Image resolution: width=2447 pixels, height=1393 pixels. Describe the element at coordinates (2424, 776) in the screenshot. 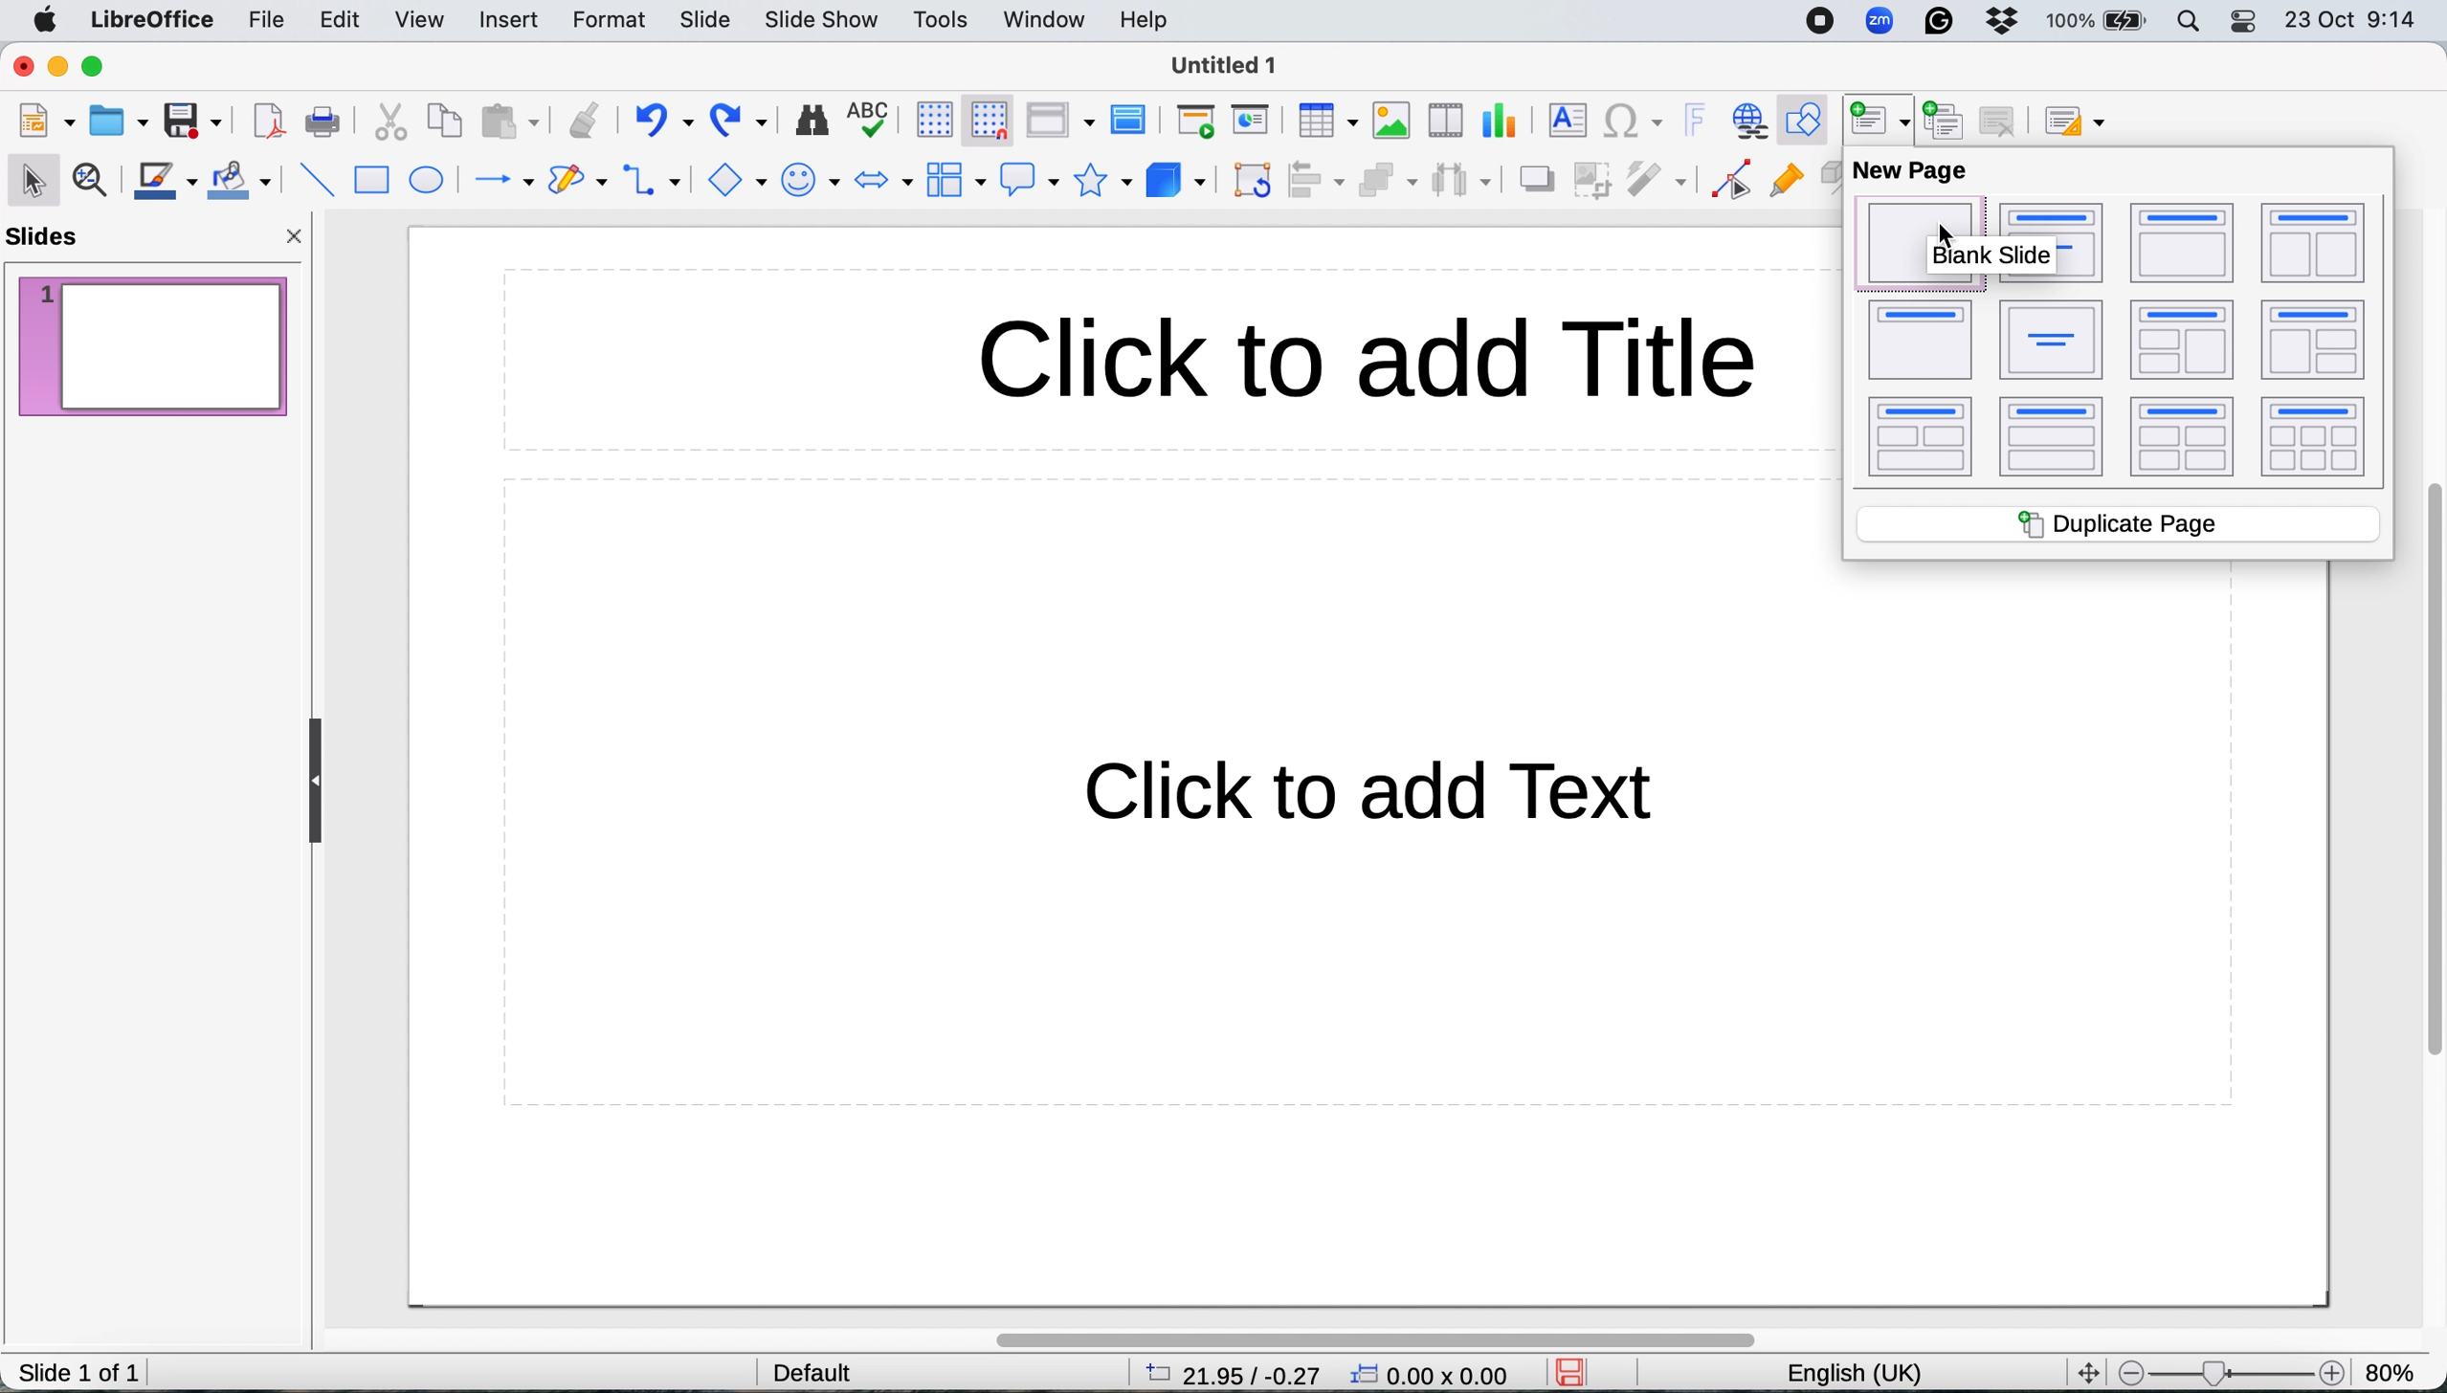

I see `vertical scroll bar` at that location.